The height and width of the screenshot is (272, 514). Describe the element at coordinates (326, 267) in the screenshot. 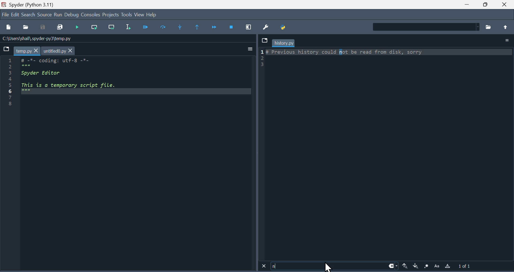

I see `Cursor` at that location.